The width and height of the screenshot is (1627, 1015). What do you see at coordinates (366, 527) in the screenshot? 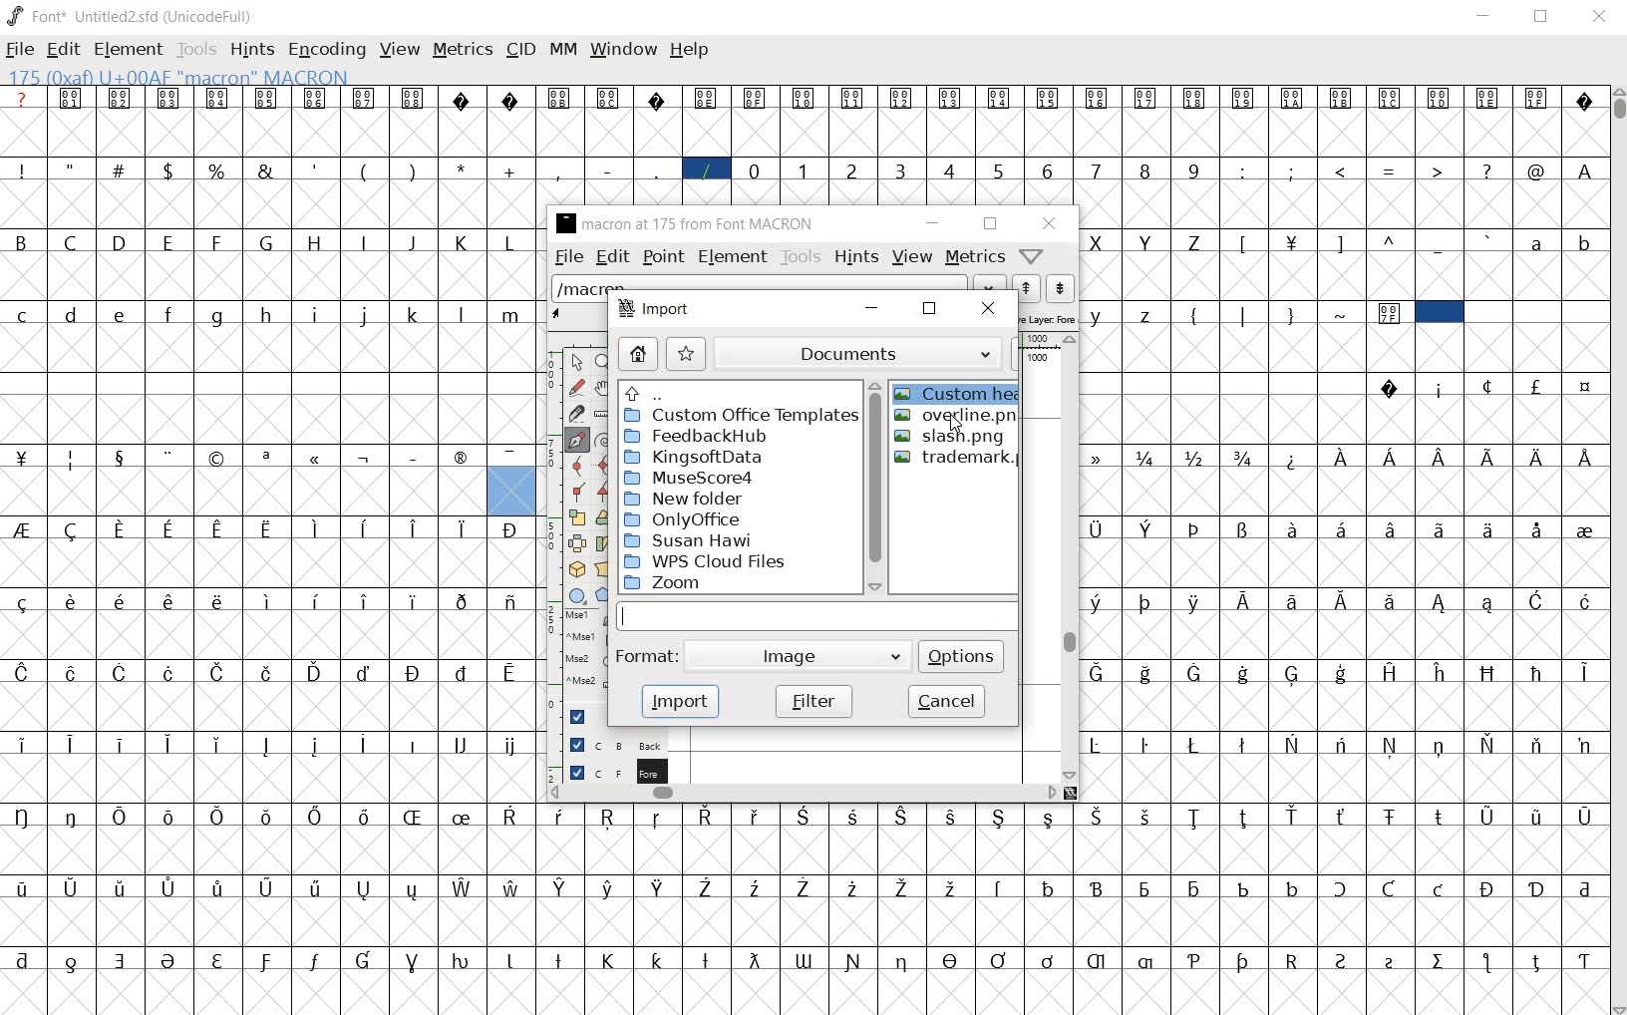
I see `Symbol` at bounding box center [366, 527].